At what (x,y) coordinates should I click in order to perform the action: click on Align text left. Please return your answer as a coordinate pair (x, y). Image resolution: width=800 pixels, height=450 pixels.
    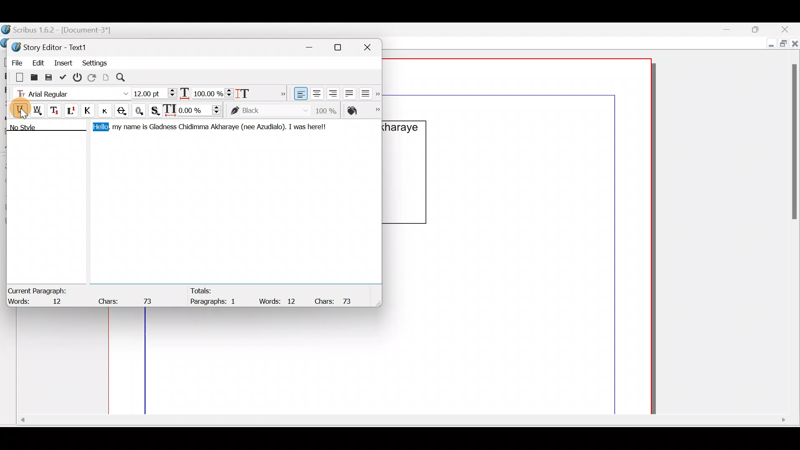
    Looking at the image, I should click on (300, 94).